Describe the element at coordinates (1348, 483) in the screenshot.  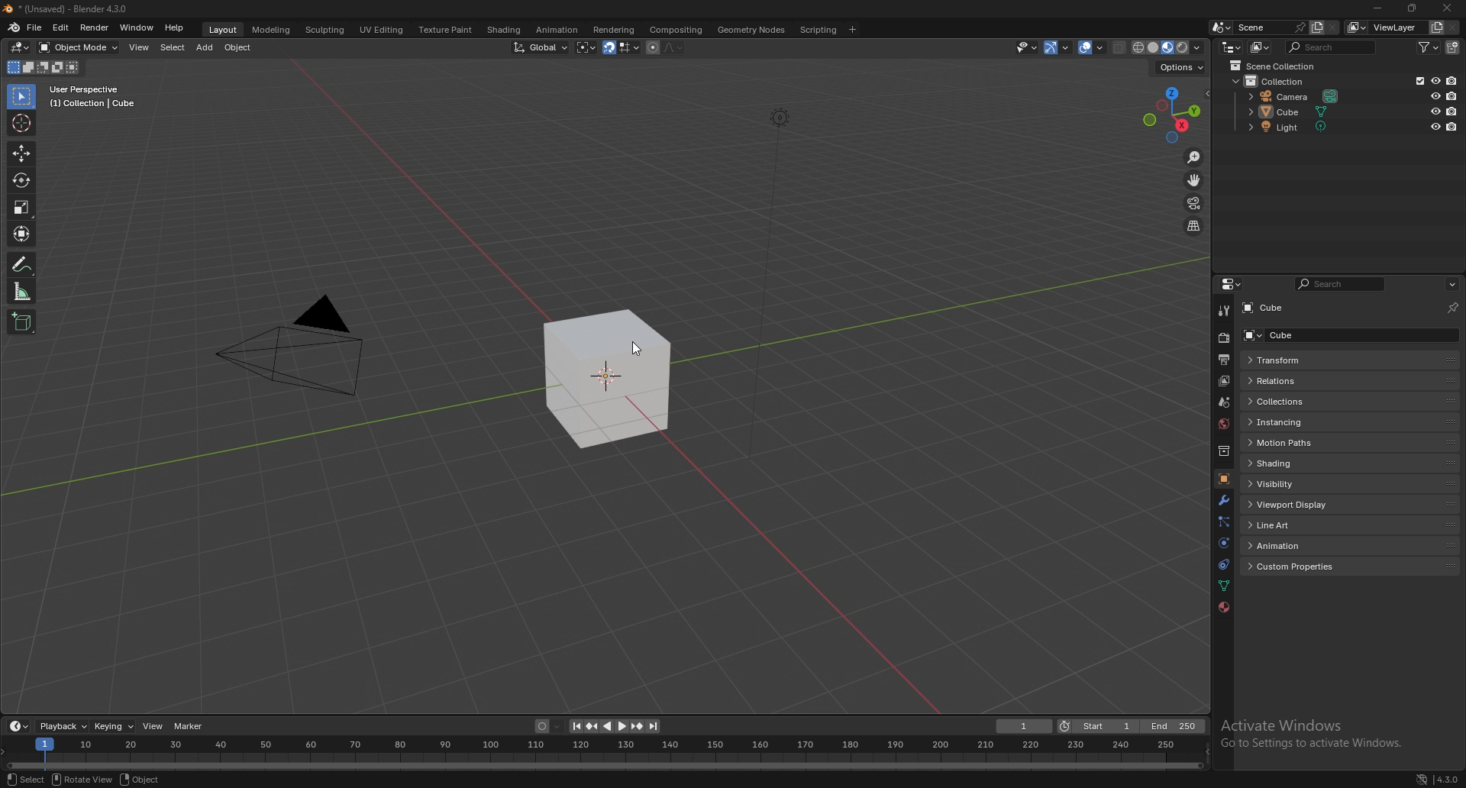
I see `visibility` at that location.